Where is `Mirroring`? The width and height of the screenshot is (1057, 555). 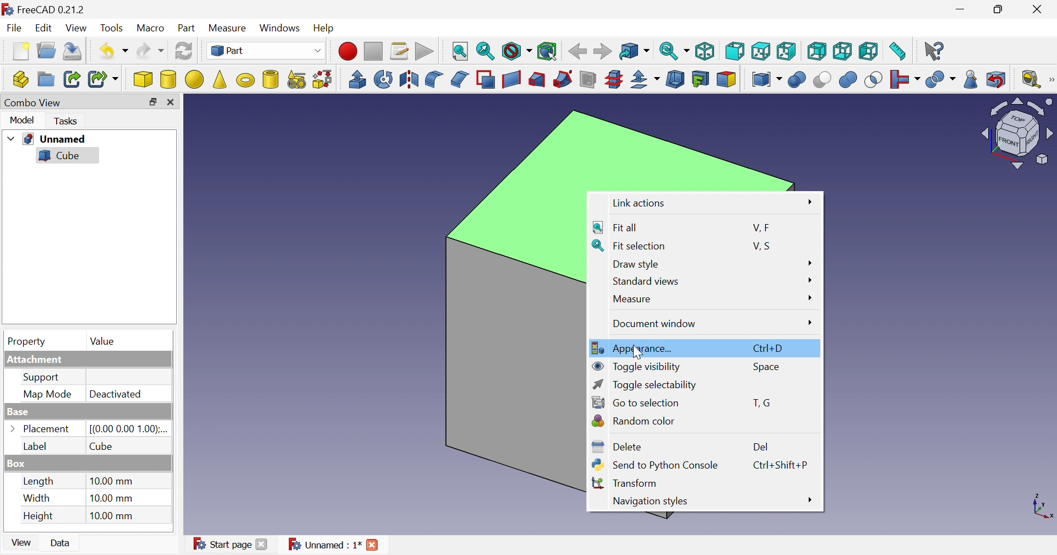 Mirroring is located at coordinates (408, 79).